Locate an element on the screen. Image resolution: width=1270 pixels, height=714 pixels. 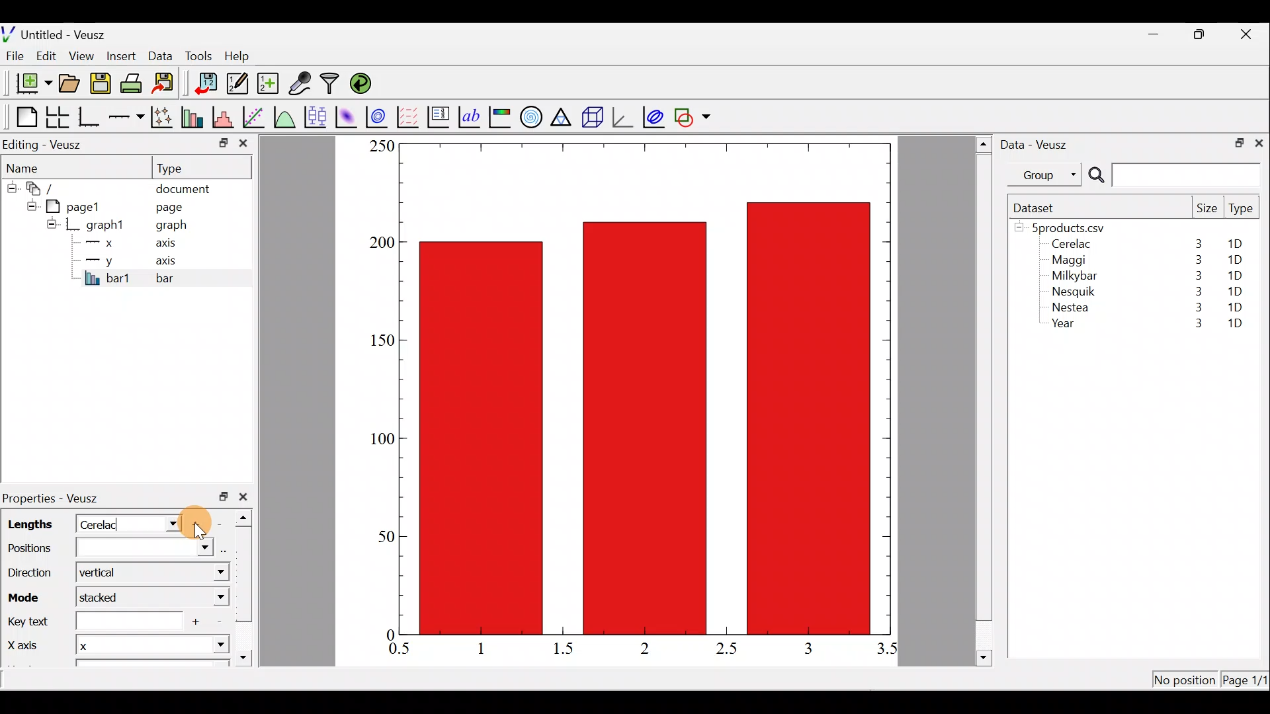
5products.csv is located at coordinates (1067, 227).